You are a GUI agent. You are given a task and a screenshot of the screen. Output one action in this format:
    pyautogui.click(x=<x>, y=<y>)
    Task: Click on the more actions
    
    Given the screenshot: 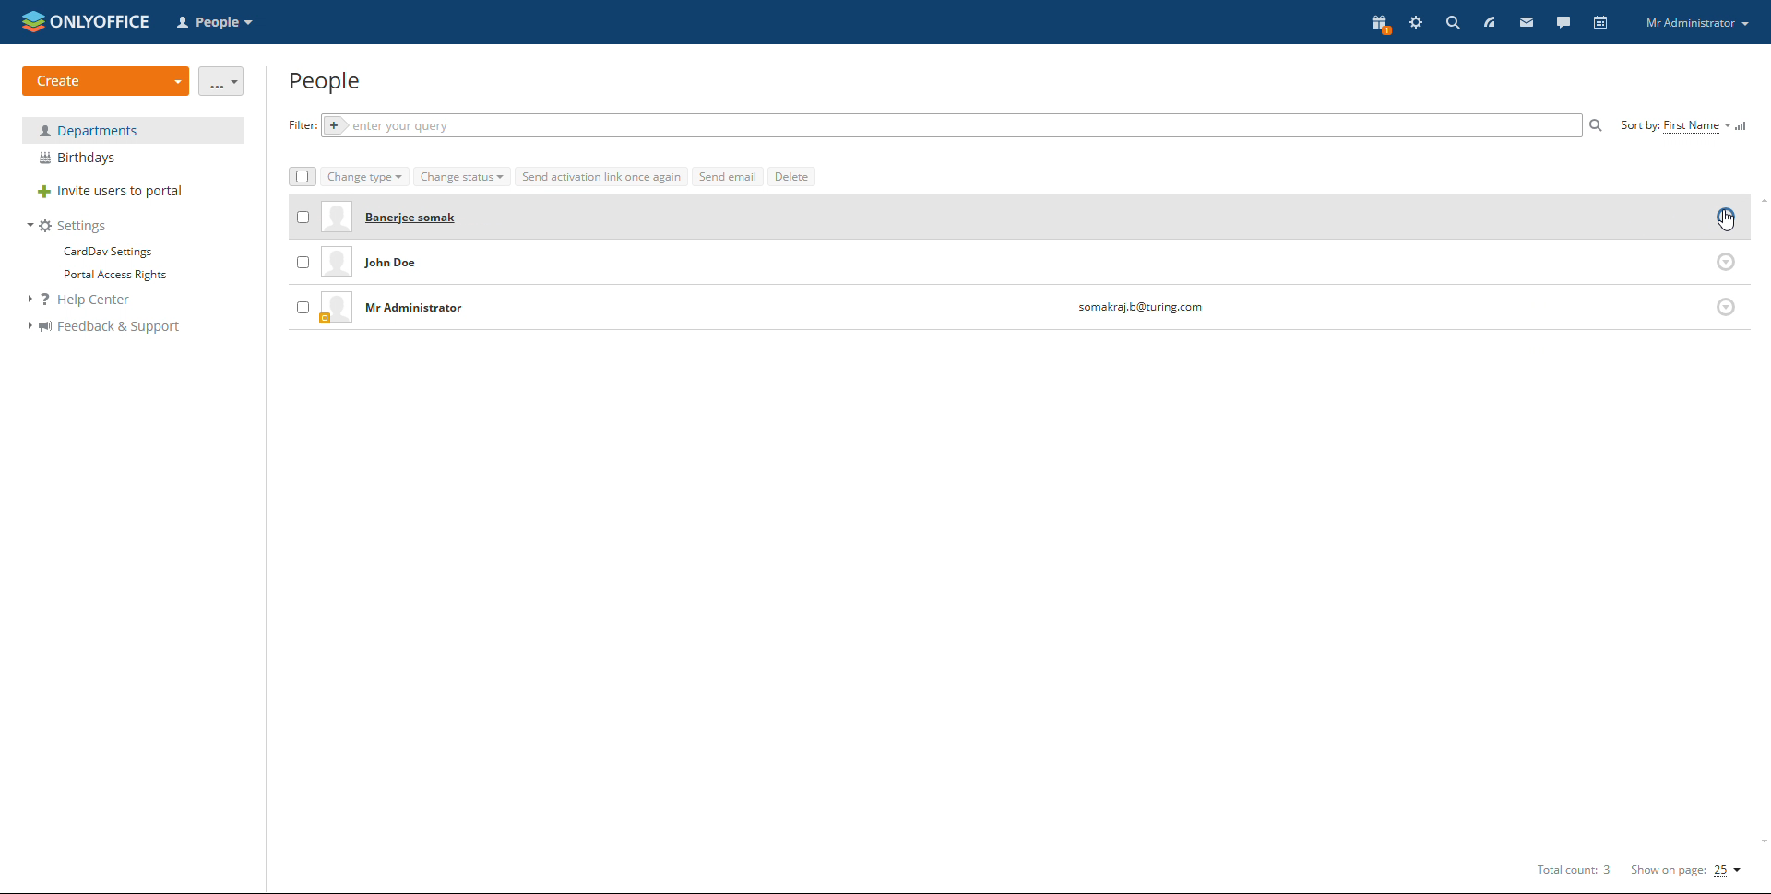 What is the action you would take?
    pyautogui.click(x=222, y=81)
    